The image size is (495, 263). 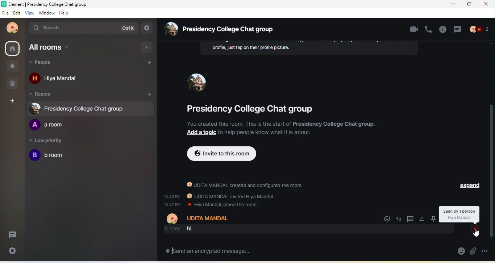 I want to click on voice call, so click(x=428, y=30).